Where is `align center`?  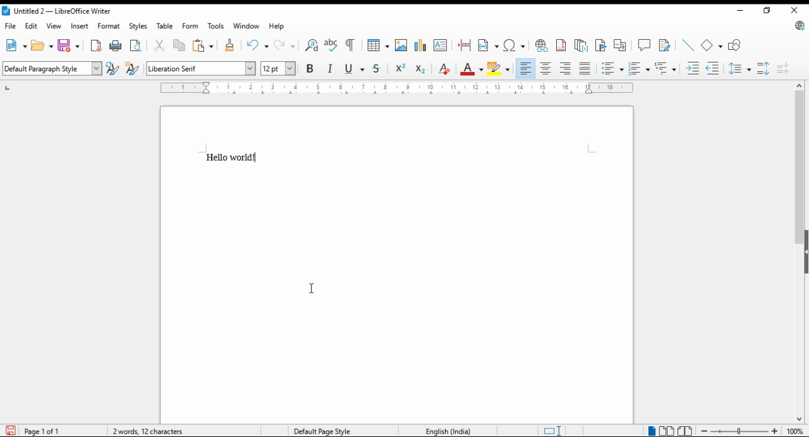
align center is located at coordinates (547, 68).